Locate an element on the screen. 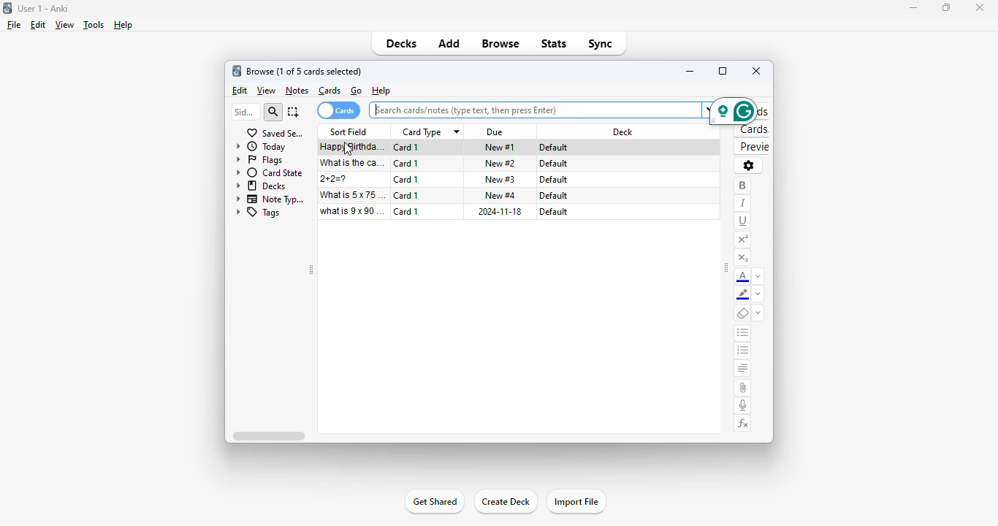 The width and height of the screenshot is (998, 526). add is located at coordinates (450, 44).